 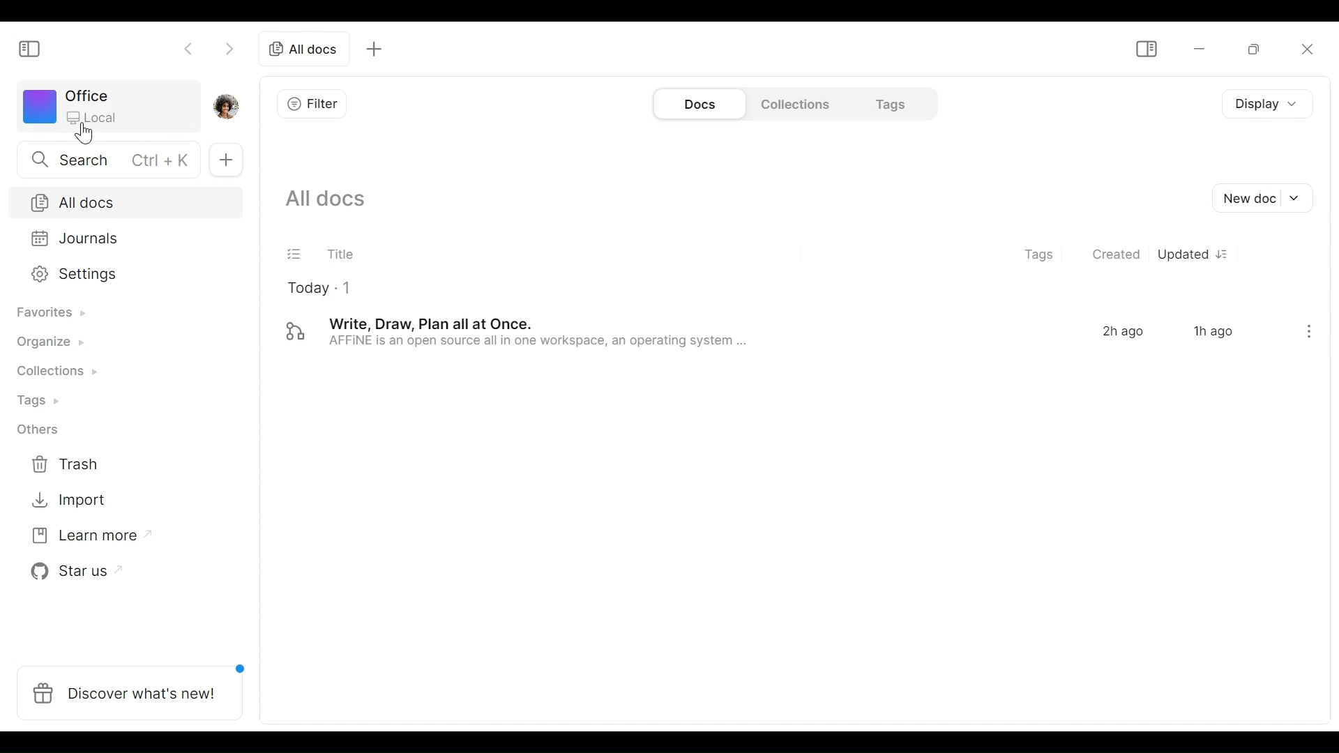 What do you see at coordinates (306, 289) in the screenshot?
I see `Today` at bounding box center [306, 289].